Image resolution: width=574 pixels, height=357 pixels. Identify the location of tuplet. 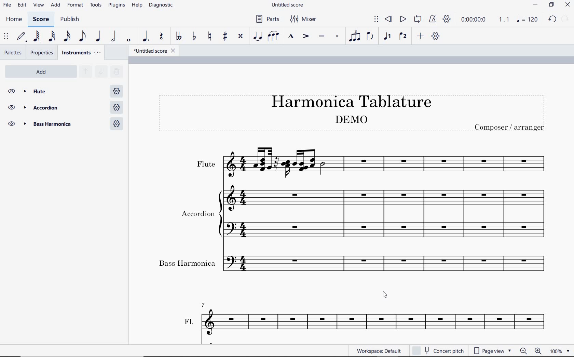
(355, 36).